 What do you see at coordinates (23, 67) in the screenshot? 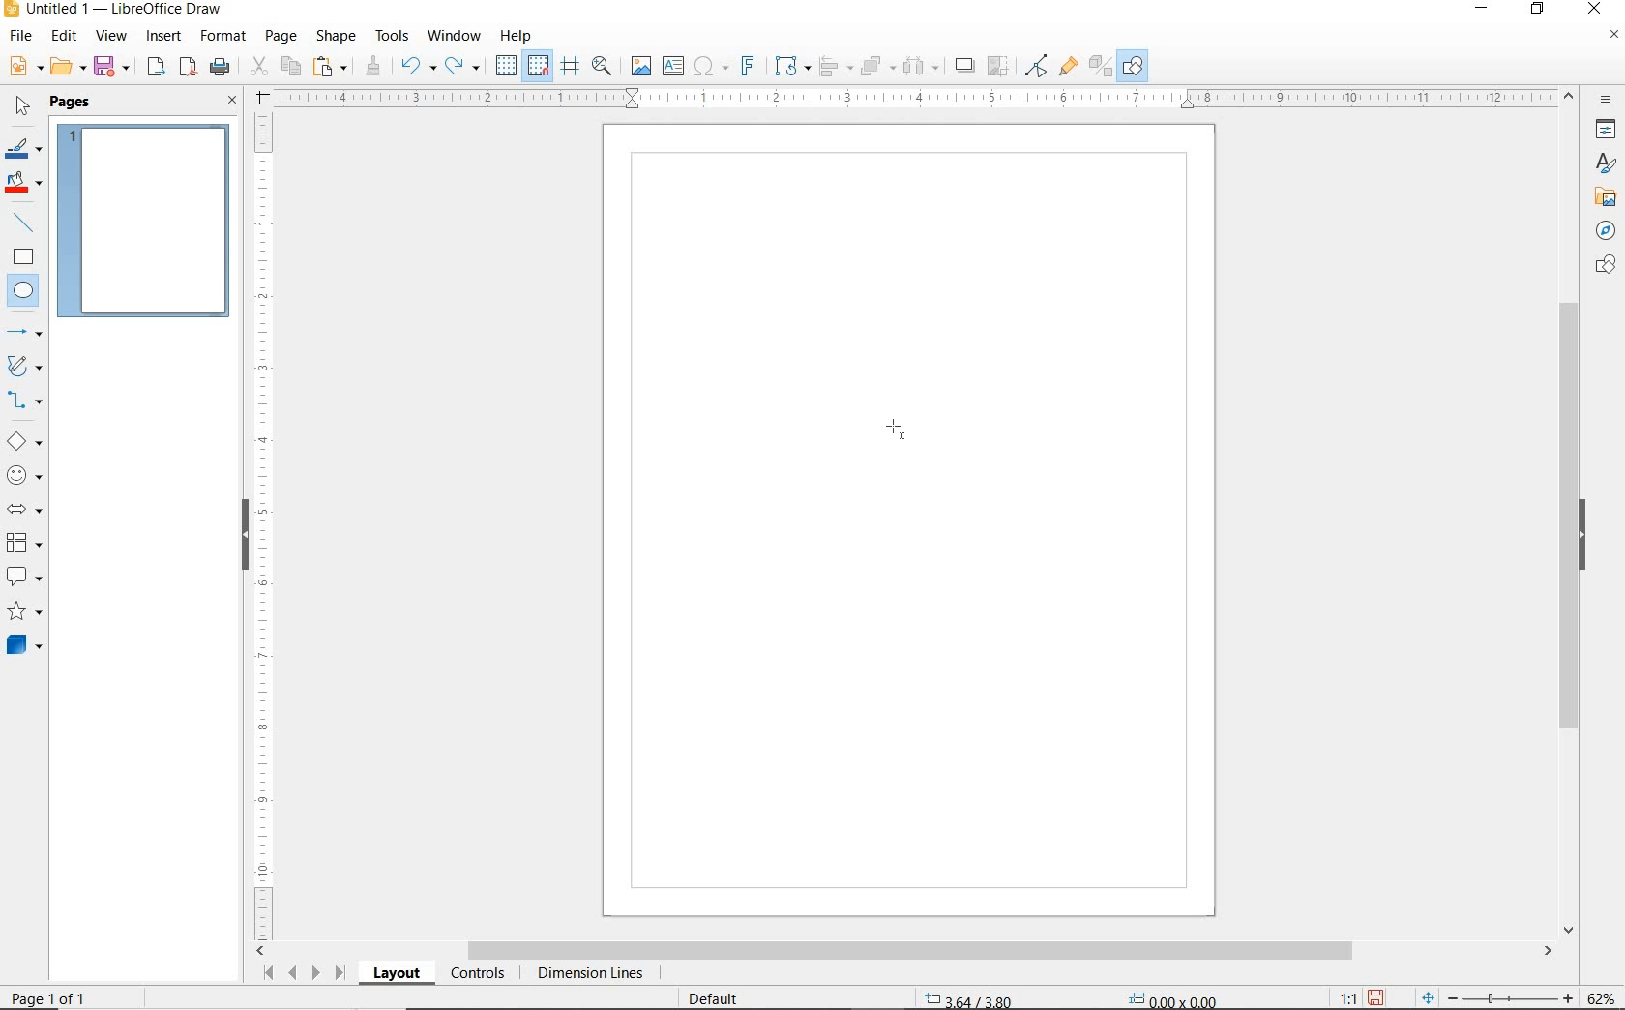
I see `NEW` at bounding box center [23, 67].